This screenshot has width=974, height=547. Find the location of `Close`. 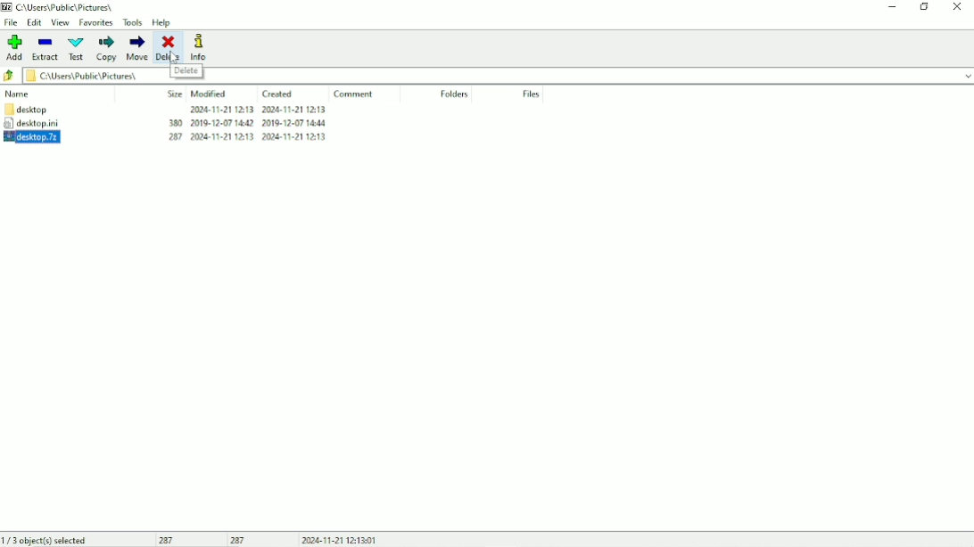

Close is located at coordinates (957, 6).